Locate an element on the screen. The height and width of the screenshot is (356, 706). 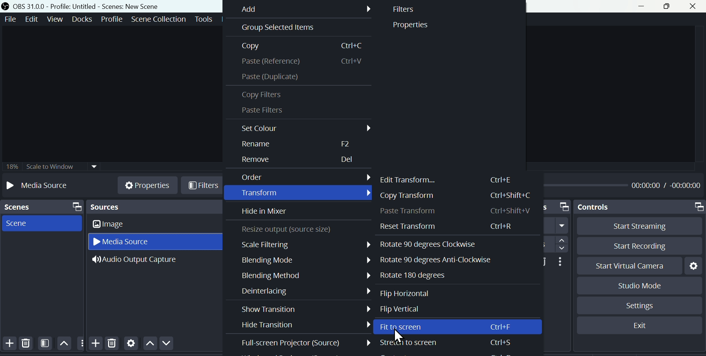
Grouped selected item is located at coordinates (300, 28).